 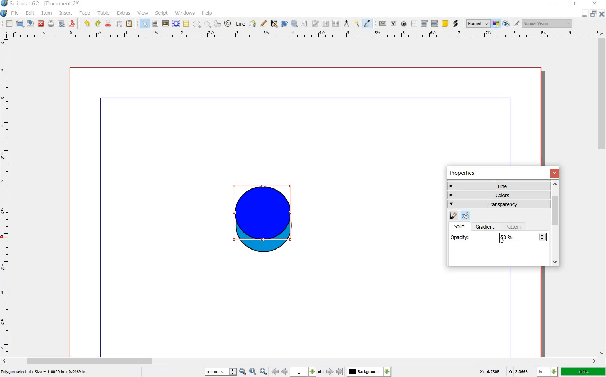 What do you see at coordinates (446, 24) in the screenshot?
I see `text annotation` at bounding box center [446, 24].